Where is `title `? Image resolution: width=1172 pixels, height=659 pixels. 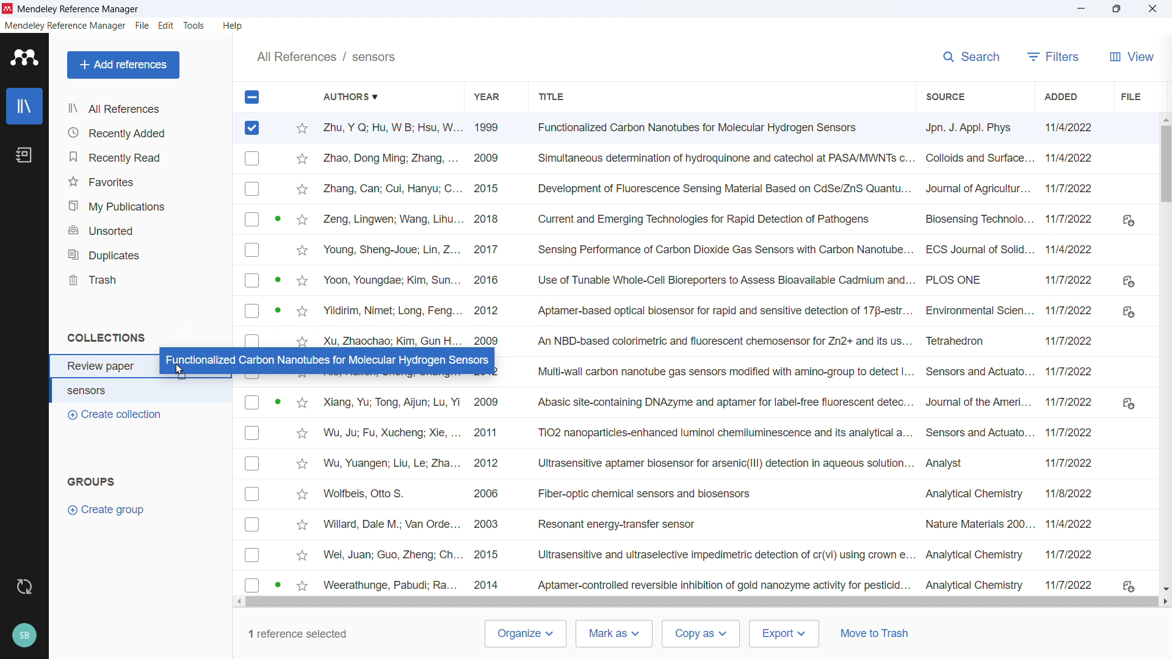 title  is located at coordinates (79, 9).